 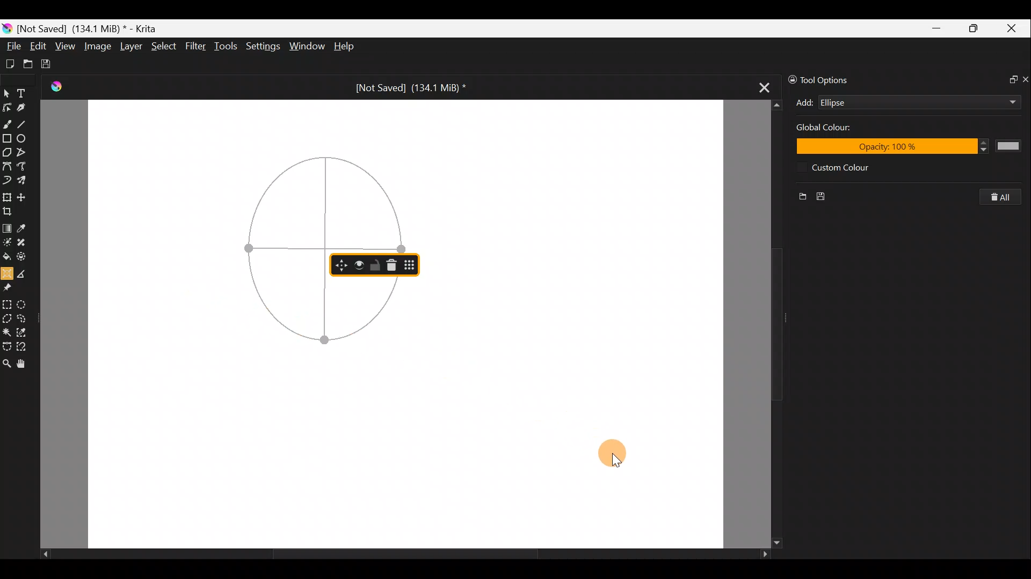 I want to click on Float docker, so click(x=1008, y=80).